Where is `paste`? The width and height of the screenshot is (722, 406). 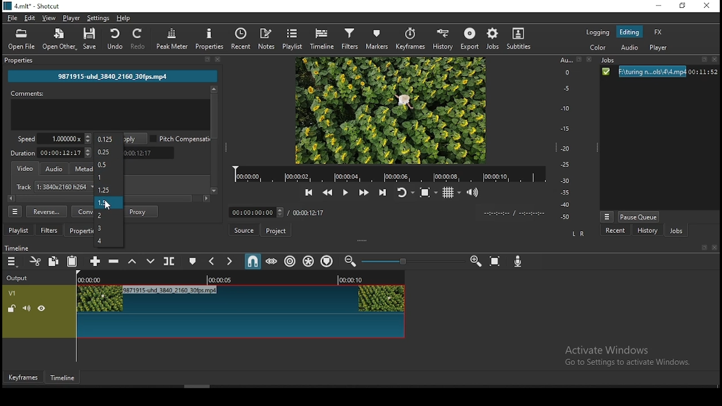
paste is located at coordinates (72, 262).